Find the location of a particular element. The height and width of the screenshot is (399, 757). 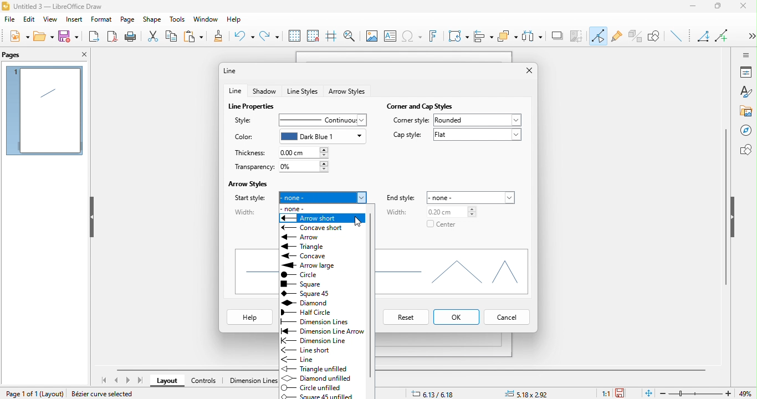

Angled line is located at coordinates (705, 38).